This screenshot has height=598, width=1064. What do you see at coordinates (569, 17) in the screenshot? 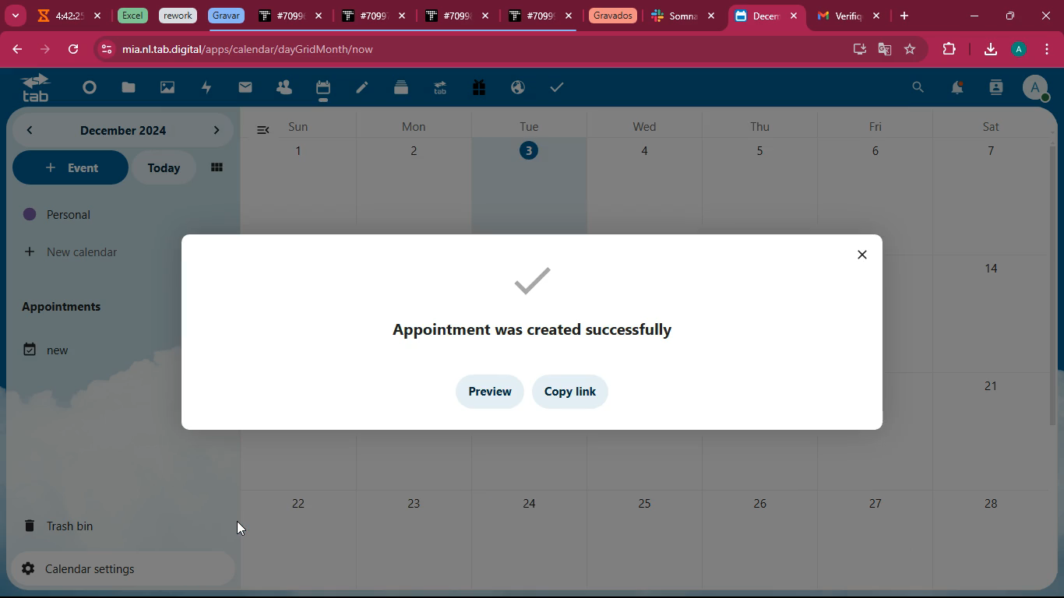
I see `close` at bounding box center [569, 17].